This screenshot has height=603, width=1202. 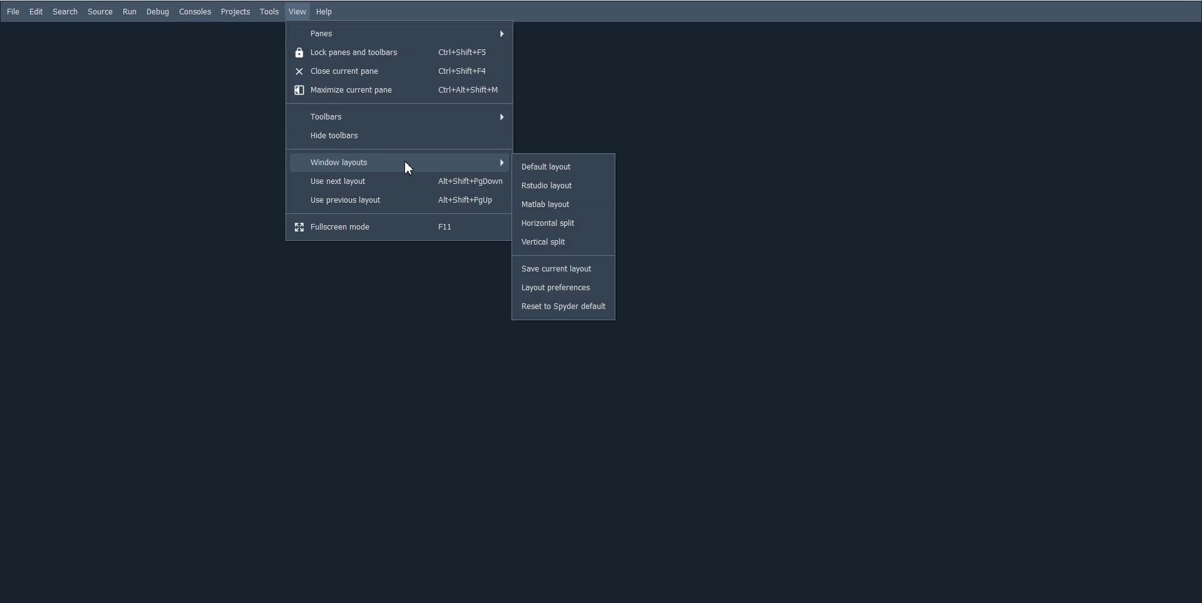 What do you see at coordinates (399, 31) in the screenshot?
I see `Panes` at bounding box center [399, 31].